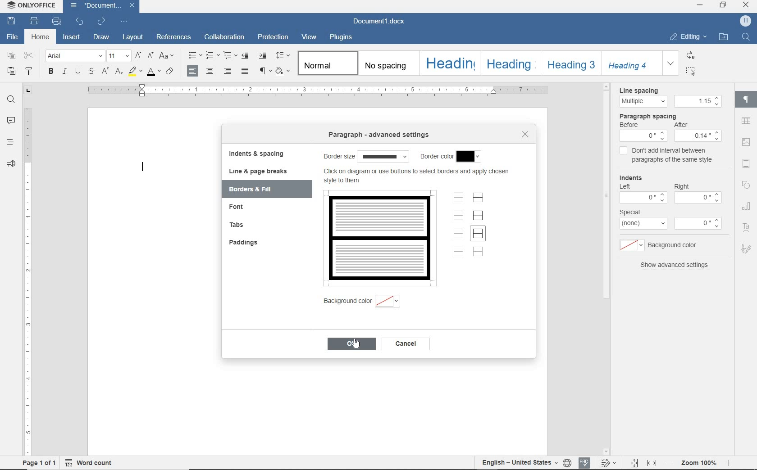  What do you see at coordinates (459, 233) in the screenshot?
I see `set left border only` at bounding box center [459, 233].